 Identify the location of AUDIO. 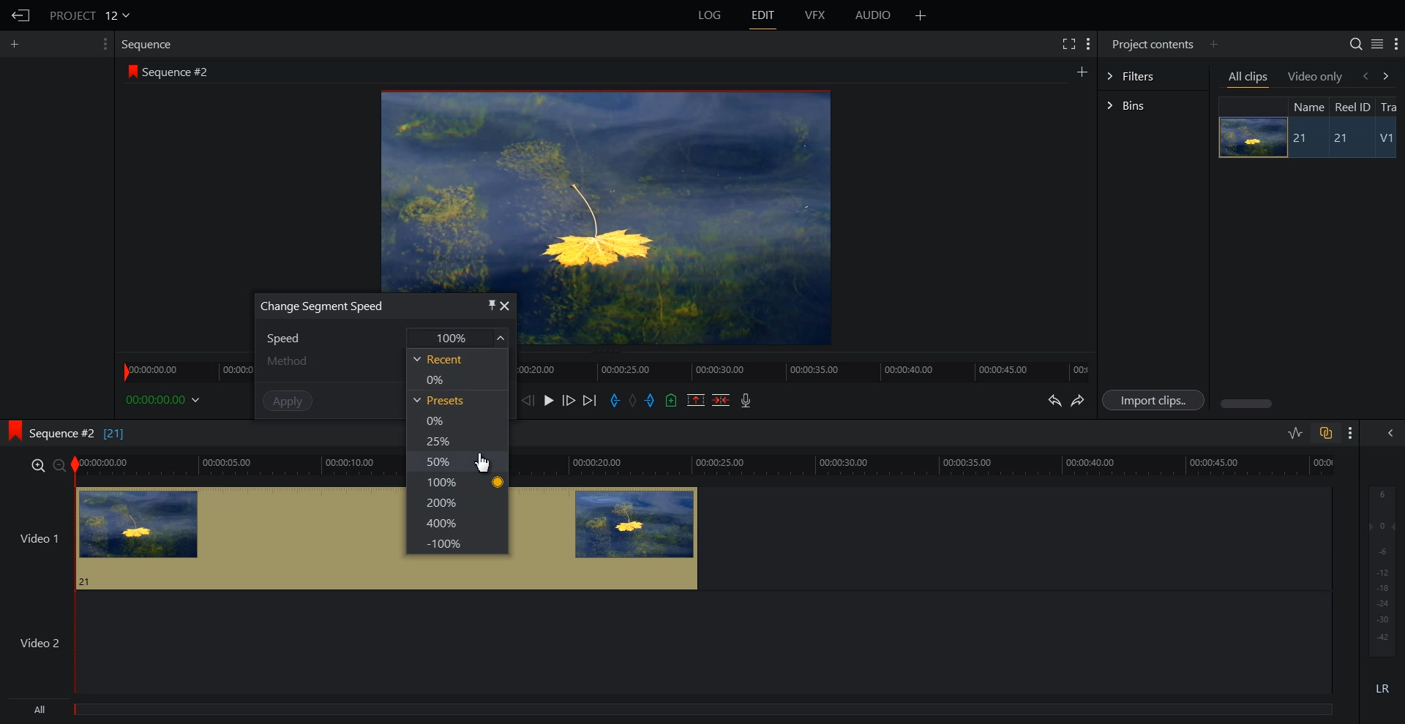
(874, 15).